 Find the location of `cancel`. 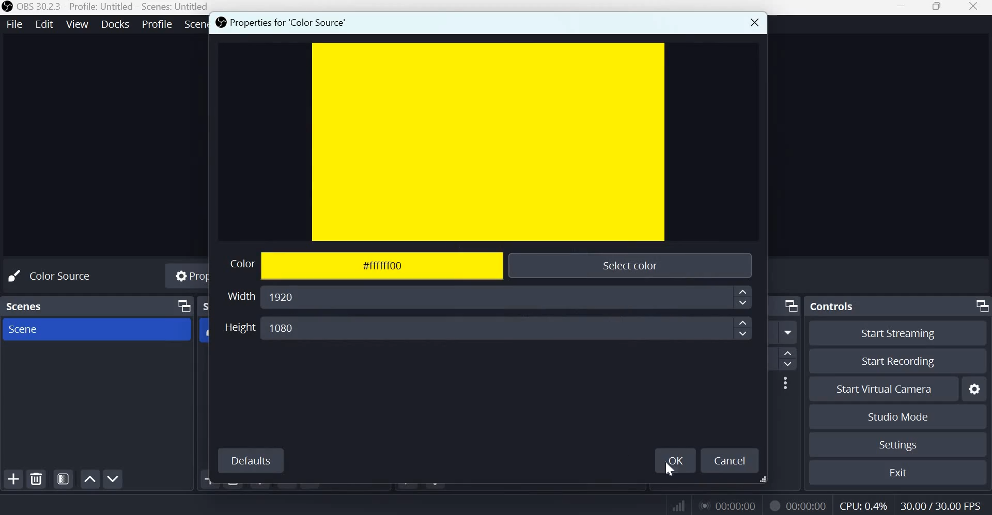

cancel is located at coordinates (731, 460).